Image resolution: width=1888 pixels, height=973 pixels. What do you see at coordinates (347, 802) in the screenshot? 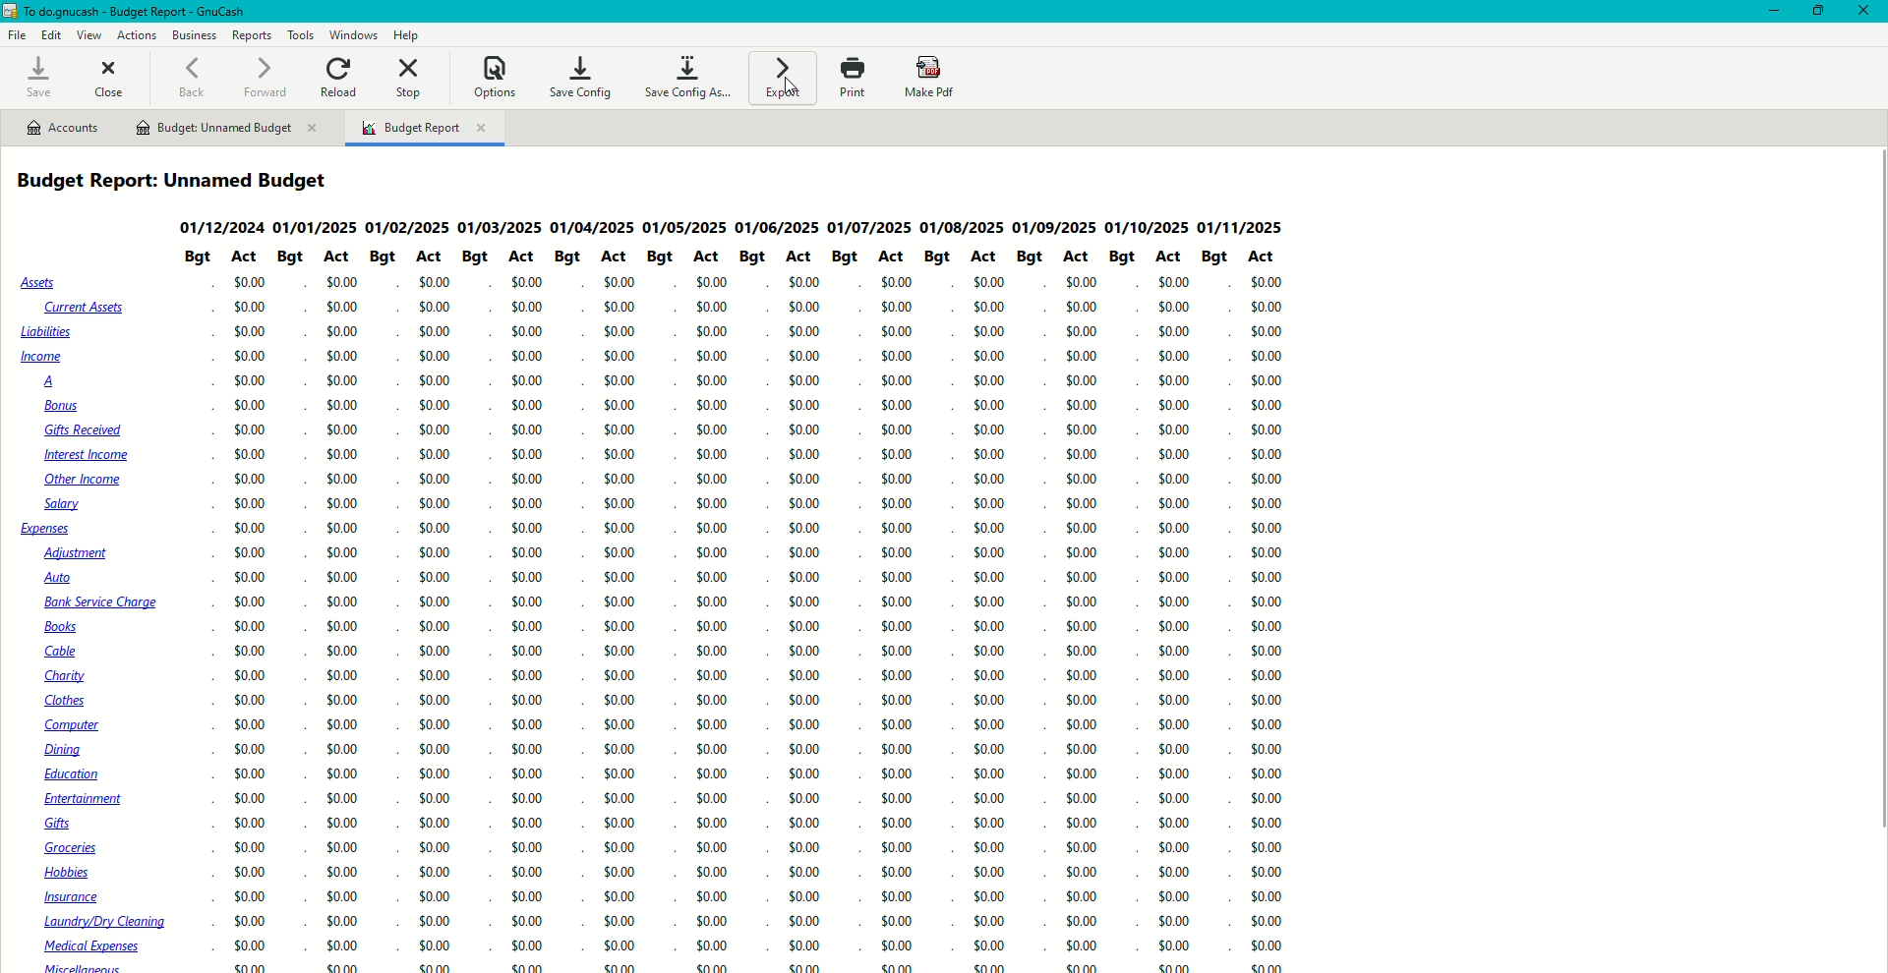
I see `$0.00` at bounding box center [347, 802].